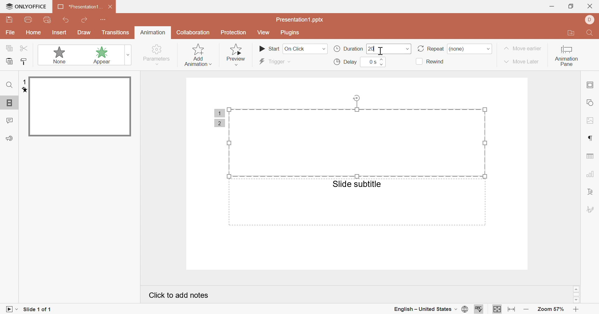 Image resolution: width=599 pixels, height=314 pixels. Describe the element at coordinates (29, 19) in the screenshot. I see `print` at that location.